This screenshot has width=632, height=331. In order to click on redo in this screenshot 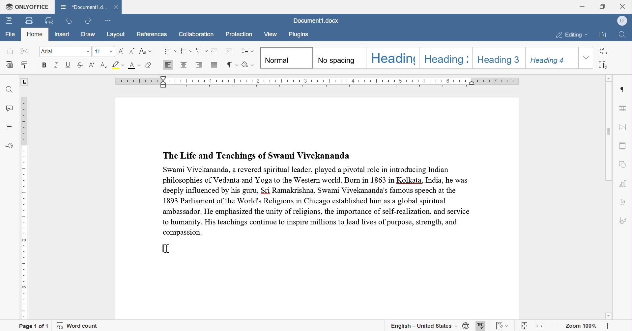, I will do `click(87, 21)`.